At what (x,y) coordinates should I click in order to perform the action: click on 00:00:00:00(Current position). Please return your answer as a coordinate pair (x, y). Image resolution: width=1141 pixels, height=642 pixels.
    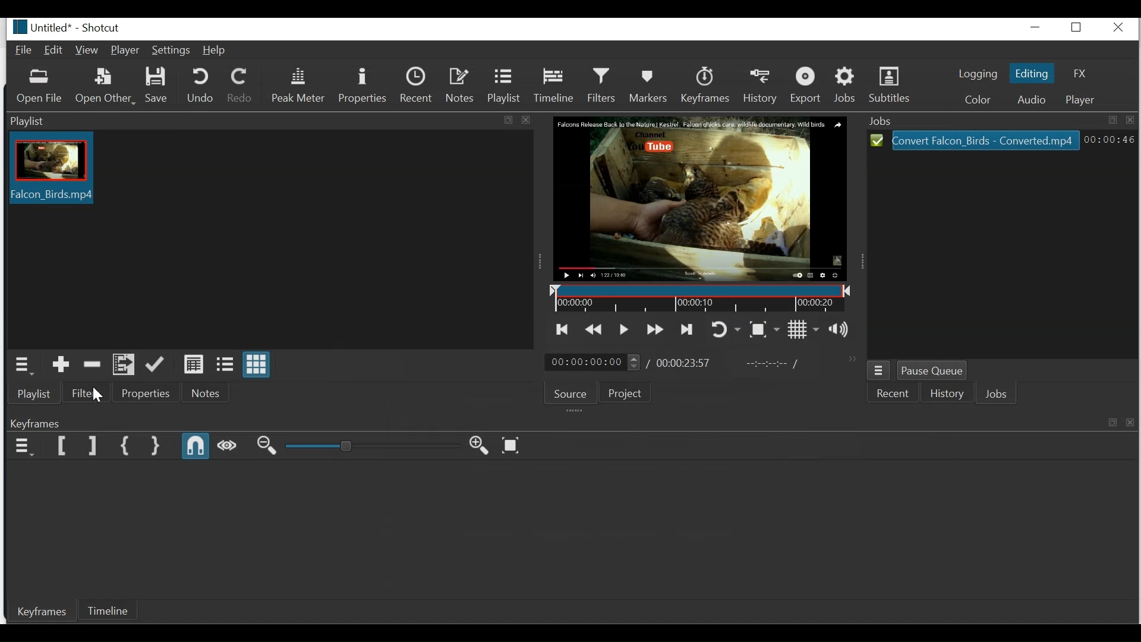
    Looking at the image, I should click on (591, 363).